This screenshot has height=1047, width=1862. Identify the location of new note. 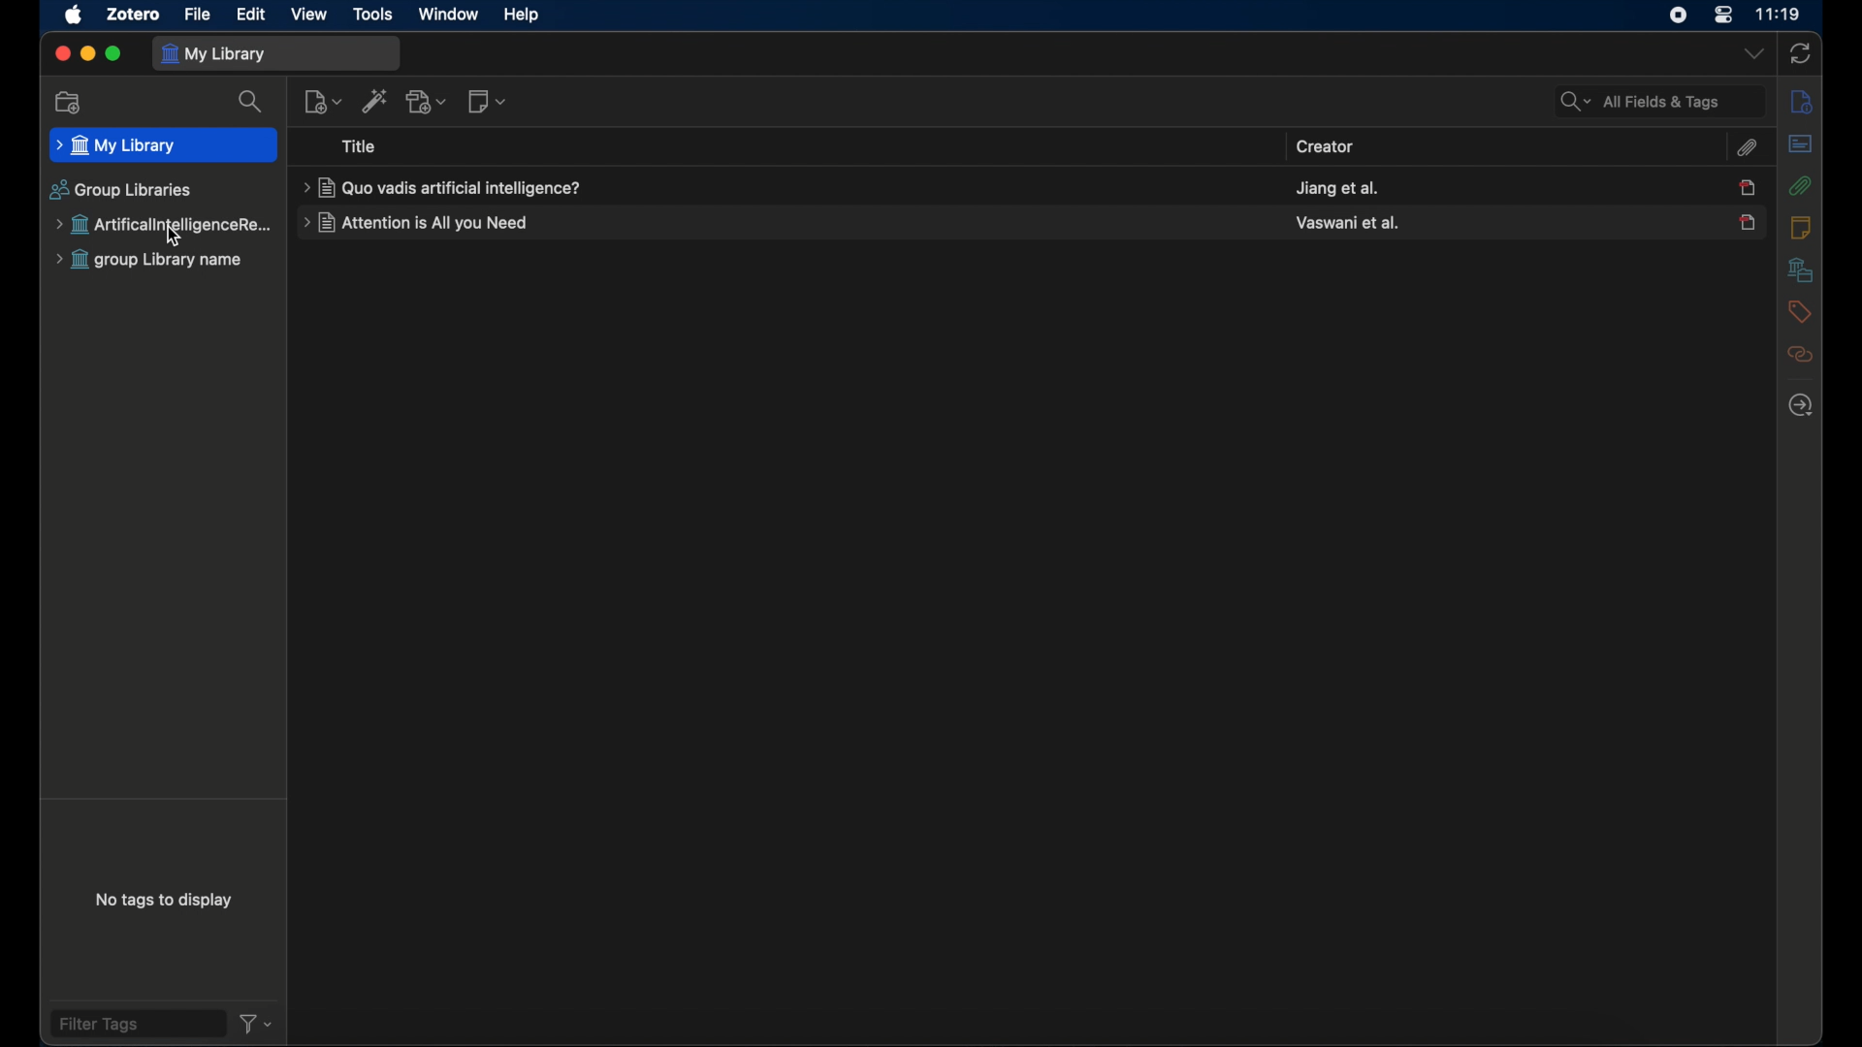
(488, 102).